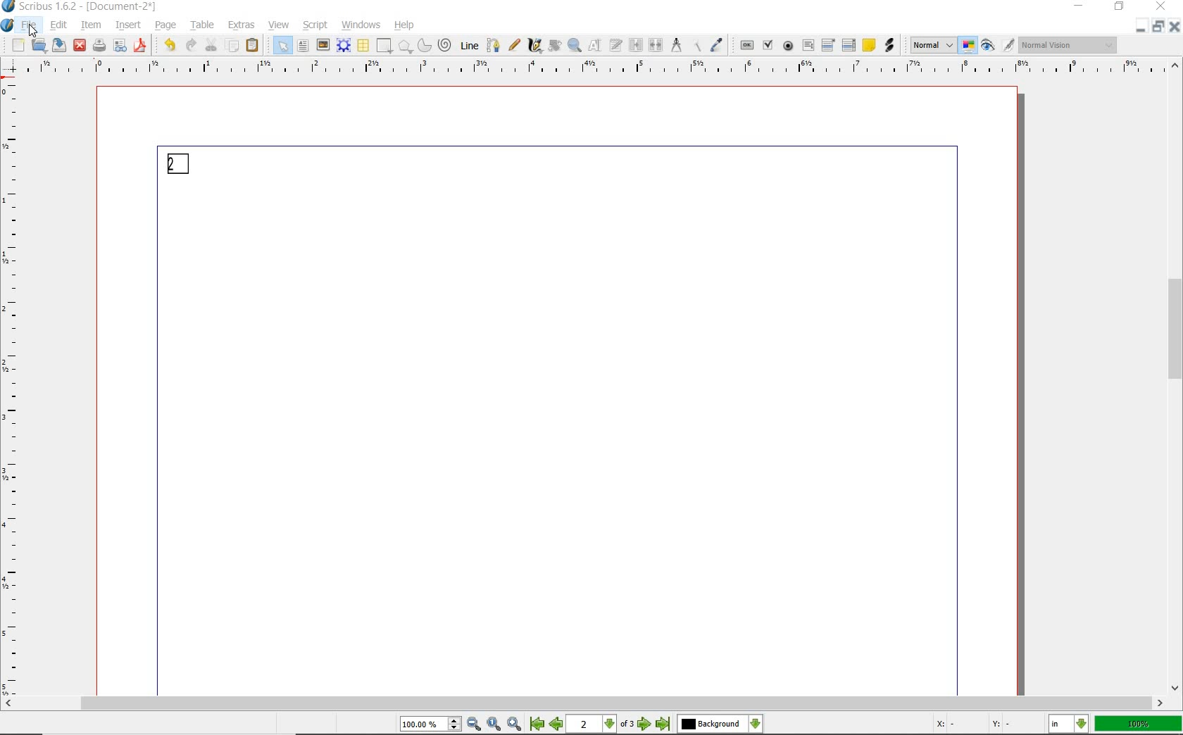 This screenshot has height=735, width=1183. What do you see at coordinates (58, 25) in the screenshot?
I see `edit` at bounding box center [58, 25].